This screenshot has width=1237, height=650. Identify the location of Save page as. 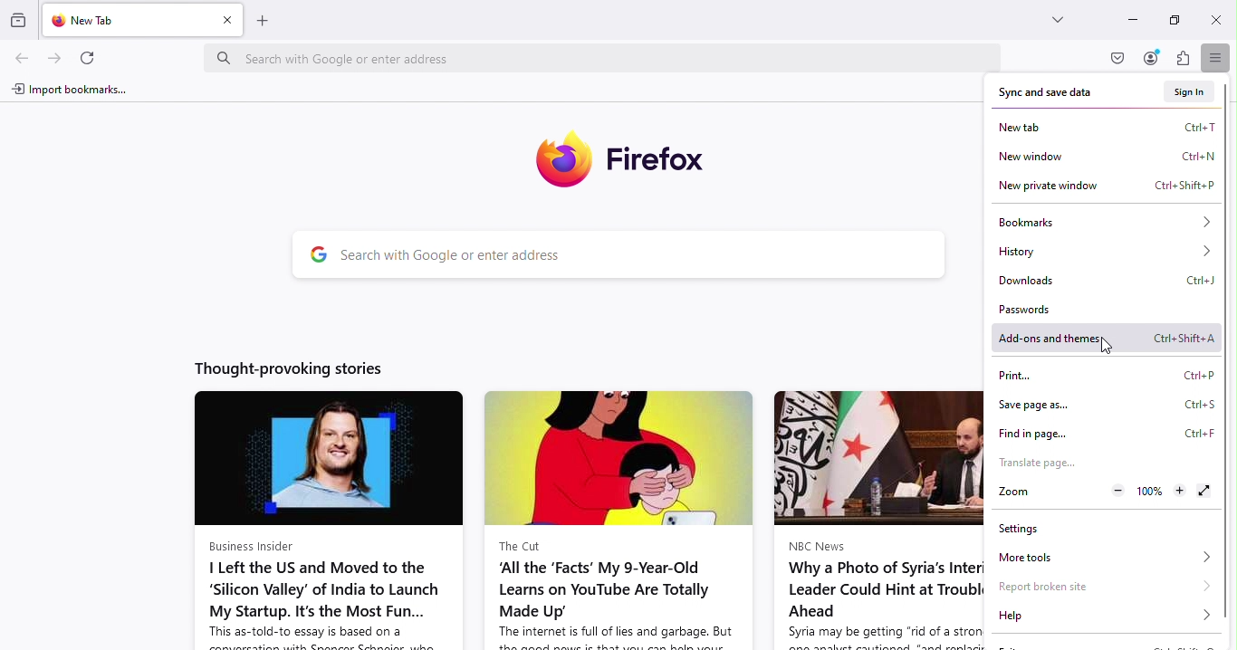
(1105, 405).